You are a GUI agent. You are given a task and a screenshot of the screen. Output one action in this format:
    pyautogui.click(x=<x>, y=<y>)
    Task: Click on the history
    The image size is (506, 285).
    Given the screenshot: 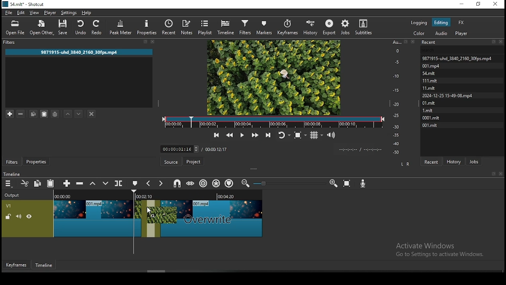 What is the action you would take?
    pyautogui.click(x=455, y=161)
    